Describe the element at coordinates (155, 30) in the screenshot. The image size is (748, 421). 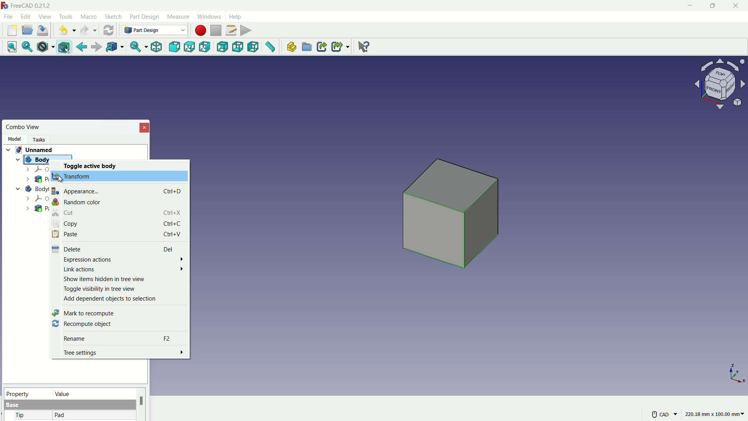
I see `Part Design` at that location.